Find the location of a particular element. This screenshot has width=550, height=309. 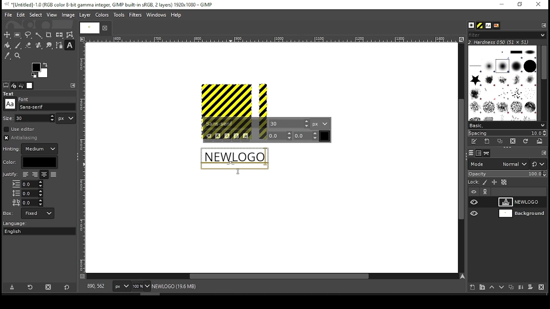

layer is located at coordinates (84, 15).